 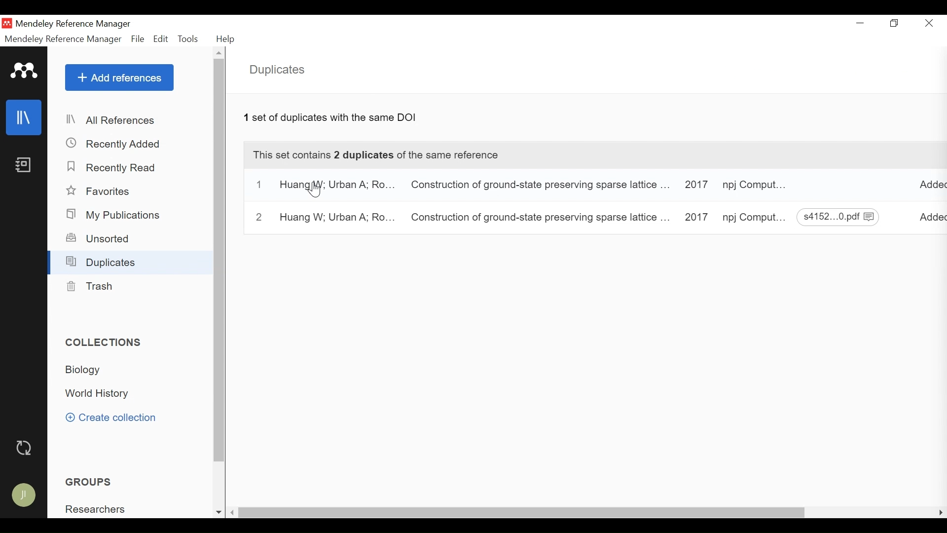 I want to click on All References, so click(x=130, y=121).